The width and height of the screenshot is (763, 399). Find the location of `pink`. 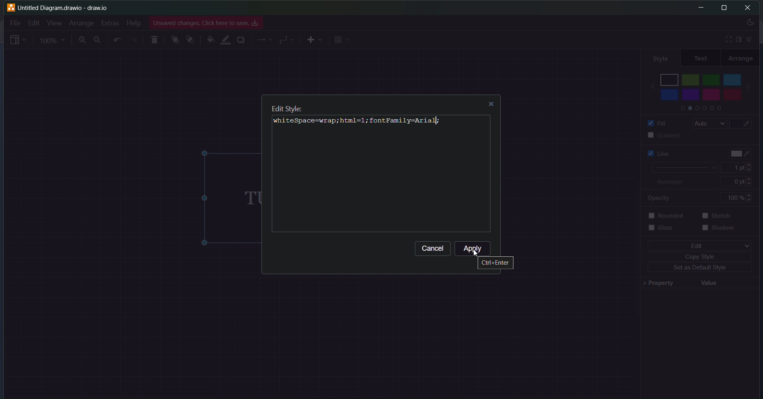

pink is located at coordinates (711, 97).